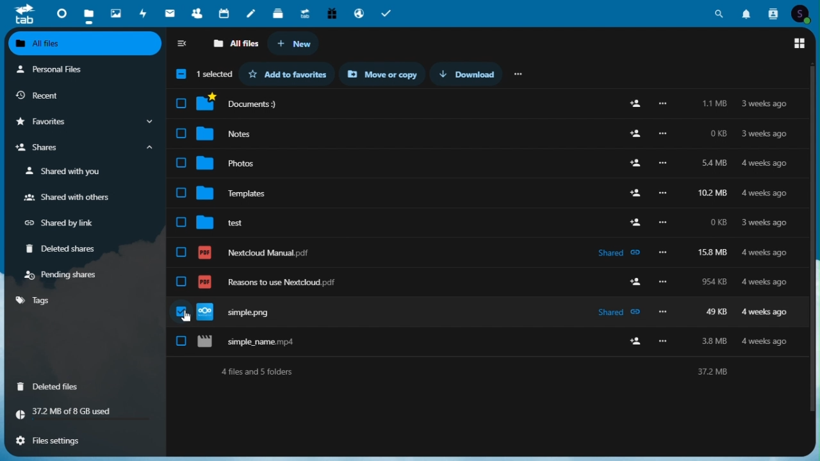  I want to click on NextcloudManual.pdf 158 MB 4 weeks ago, so click(489, 247).